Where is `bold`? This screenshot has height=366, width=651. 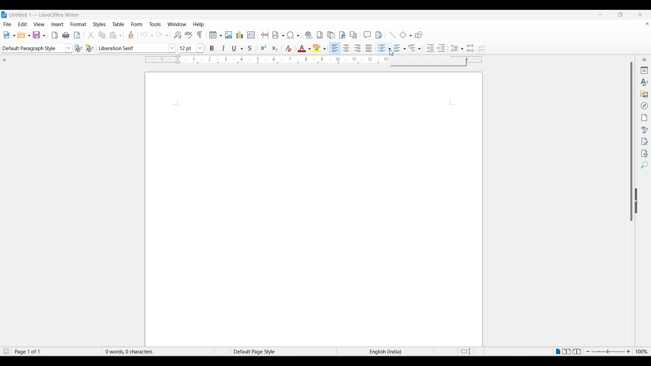 bold is located at coordinates (212, 48).